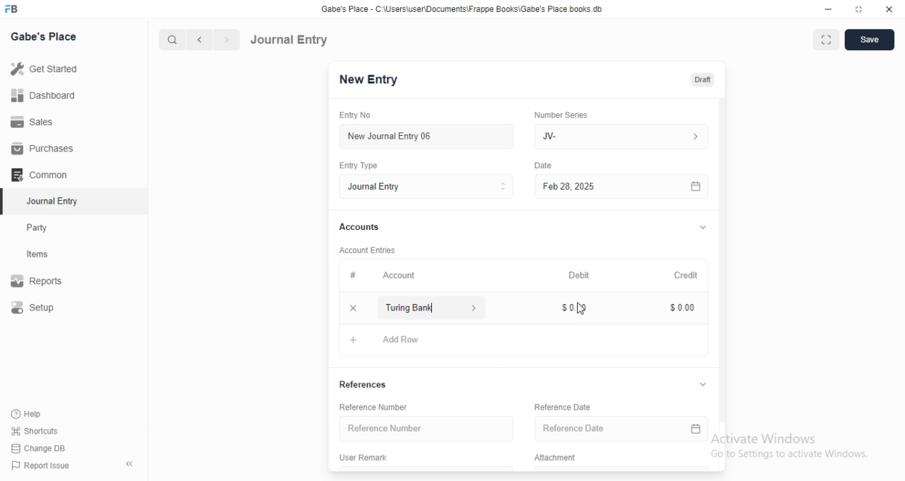 This screenshot has height=481, width=905. What do you see at coordinates (44, 431) in the screenshot?
I see `‘Shortcuts` at bounding box center [44, 431].